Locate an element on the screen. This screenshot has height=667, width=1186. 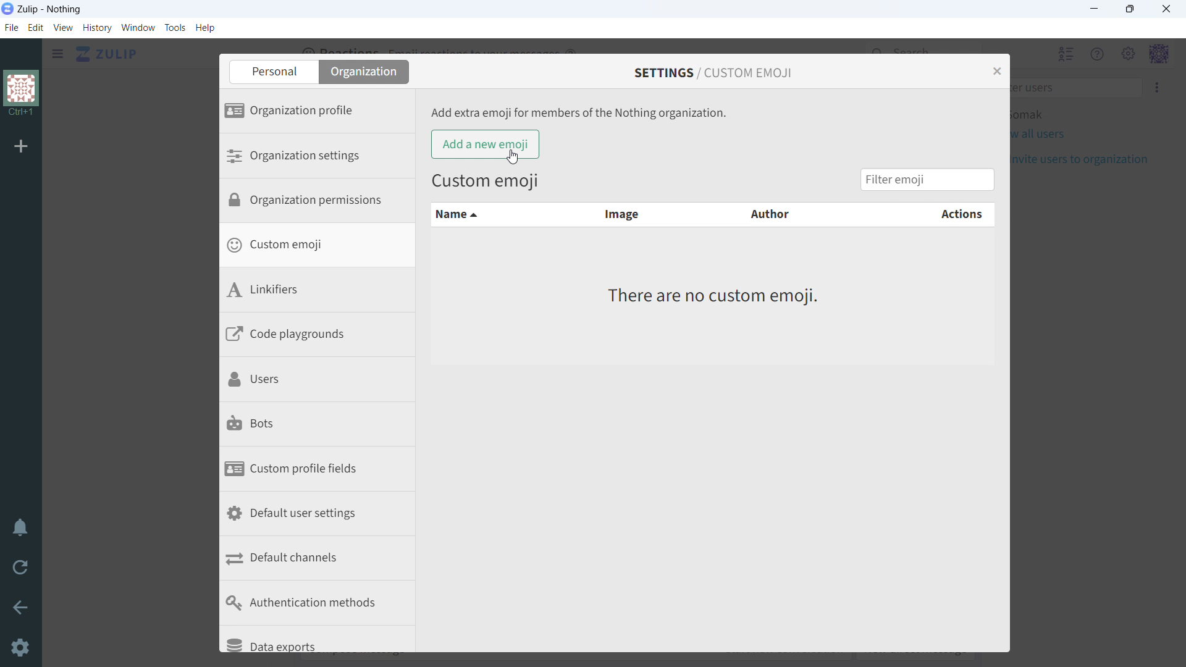
organization is located at coordinates (20, 94).